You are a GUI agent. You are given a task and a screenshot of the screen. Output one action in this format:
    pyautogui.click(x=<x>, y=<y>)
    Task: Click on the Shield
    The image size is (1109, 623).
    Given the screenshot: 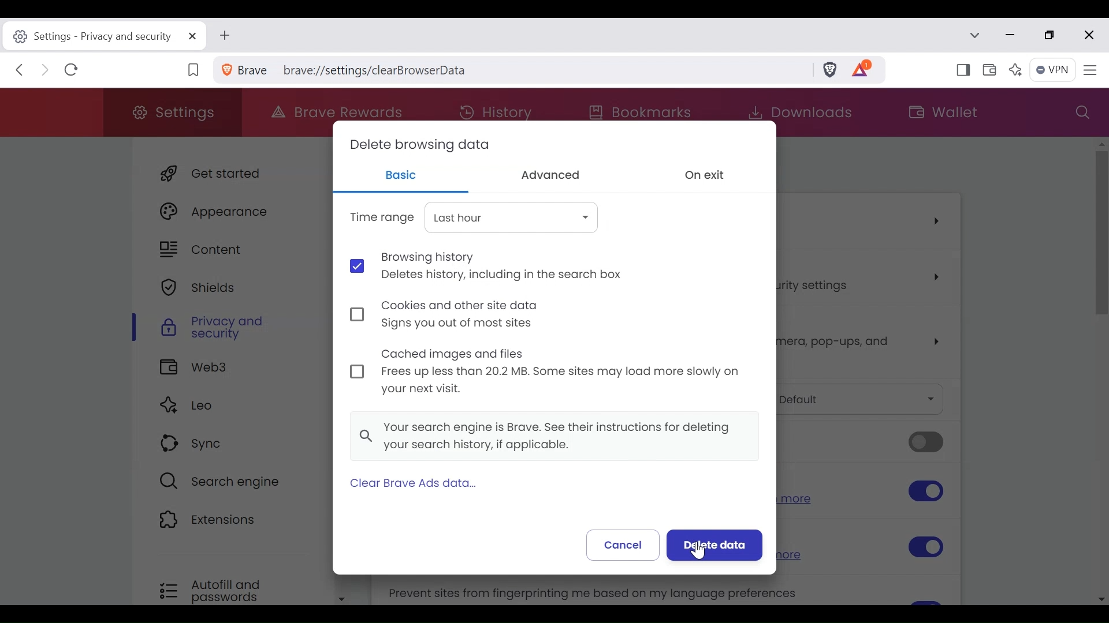 What is the action you would take?
    pyautogui.click(x=231, y=288)
    